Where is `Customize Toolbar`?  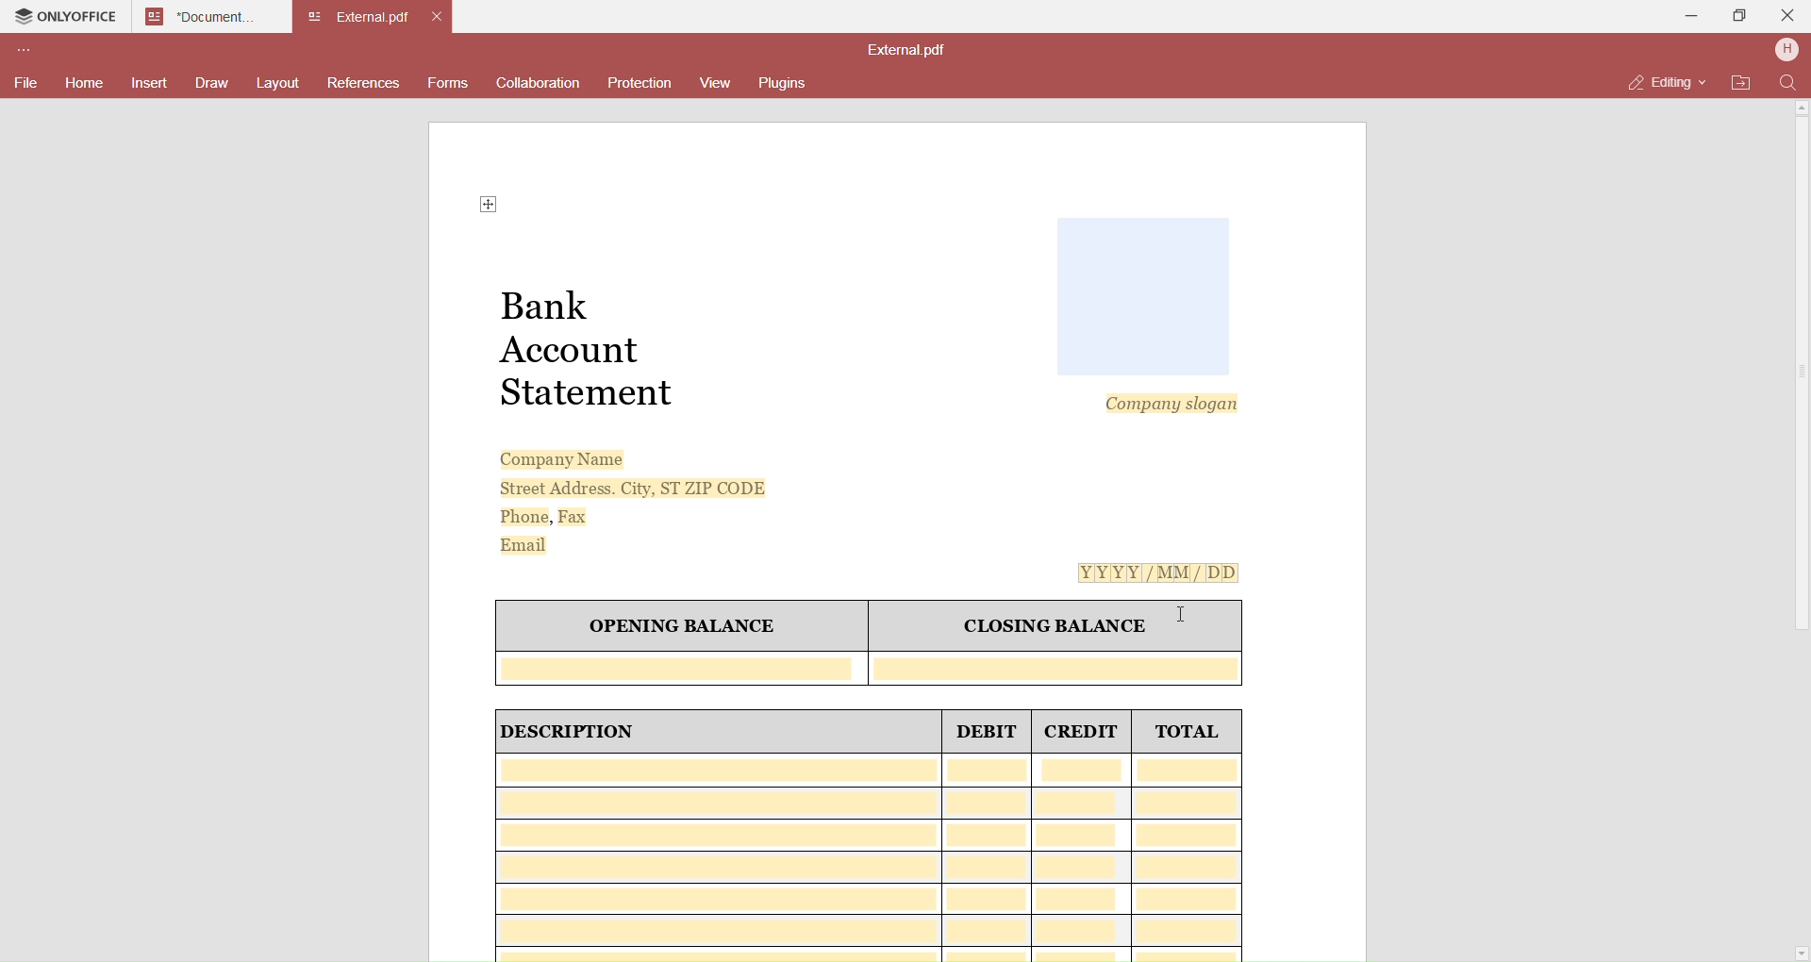
Customize Toolbar is located at coordinates (22, 53).